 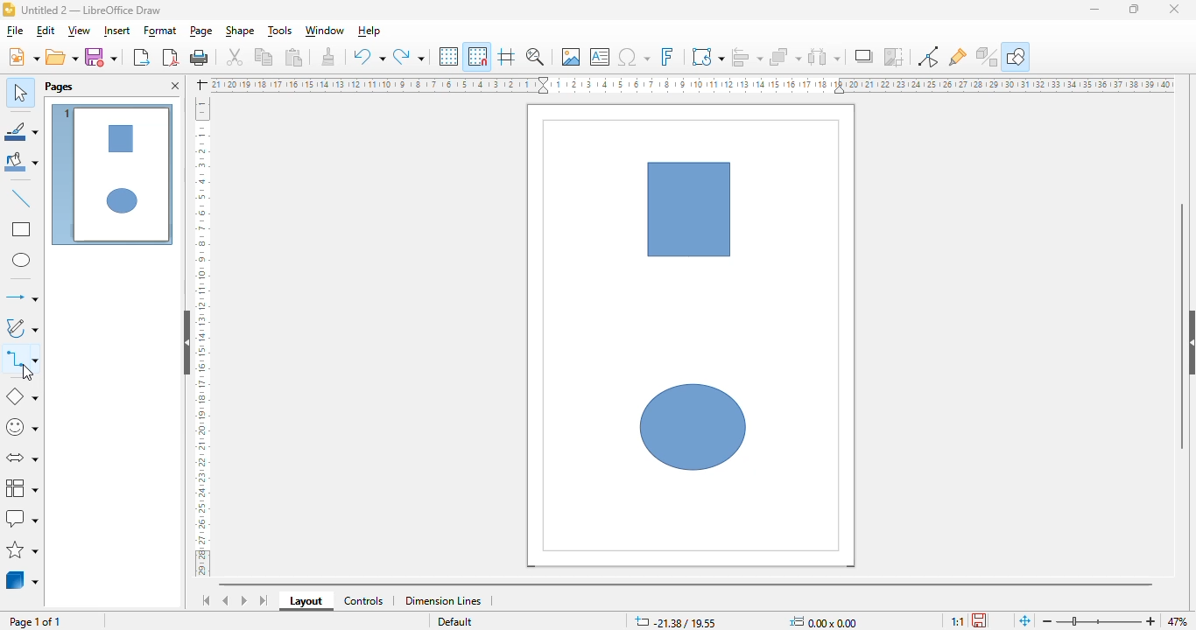 What do you see at coordinates (239, 31) in the screenshot?
I see `shape` at bounding box center [239, 31].